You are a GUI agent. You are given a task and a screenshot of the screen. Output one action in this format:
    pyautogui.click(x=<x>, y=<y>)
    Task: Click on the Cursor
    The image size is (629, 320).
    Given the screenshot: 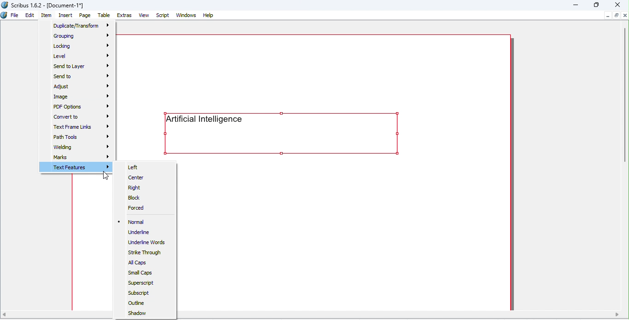 What is the action you would take?
    pyautogui.click(x=105, y=177)
    